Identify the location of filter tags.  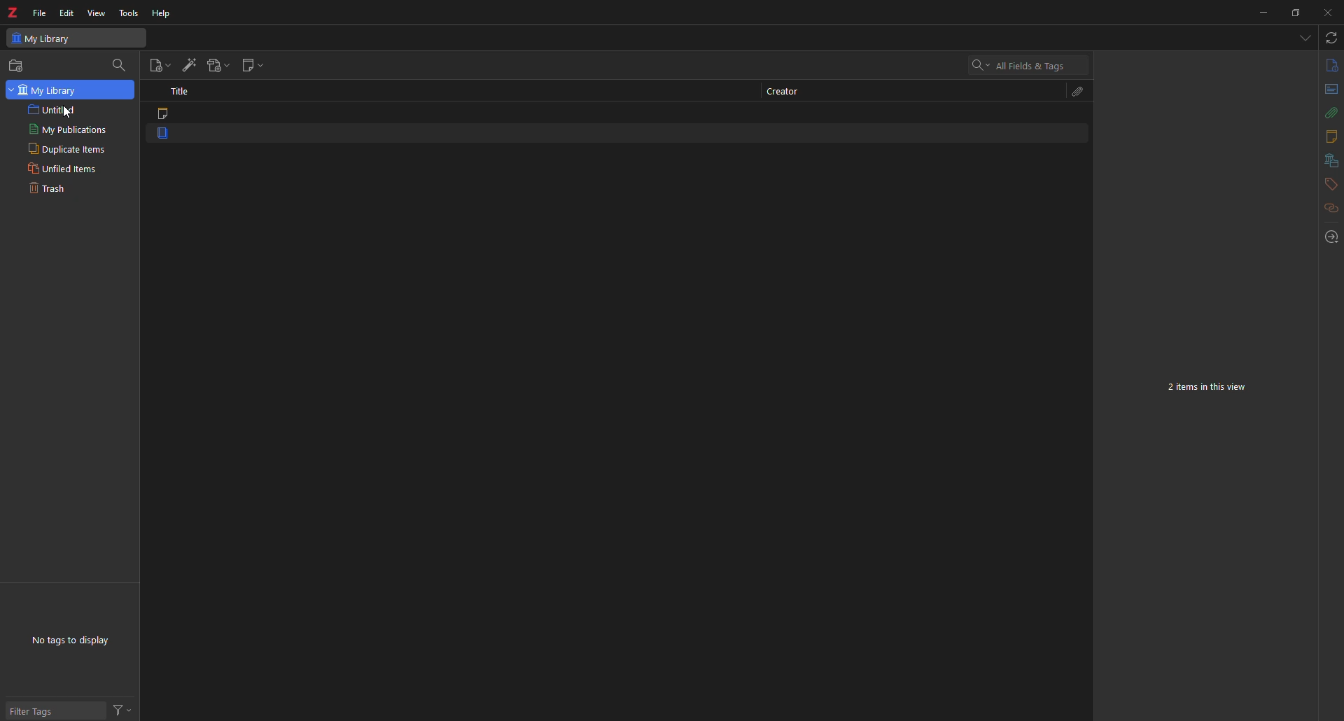
(38, 711).